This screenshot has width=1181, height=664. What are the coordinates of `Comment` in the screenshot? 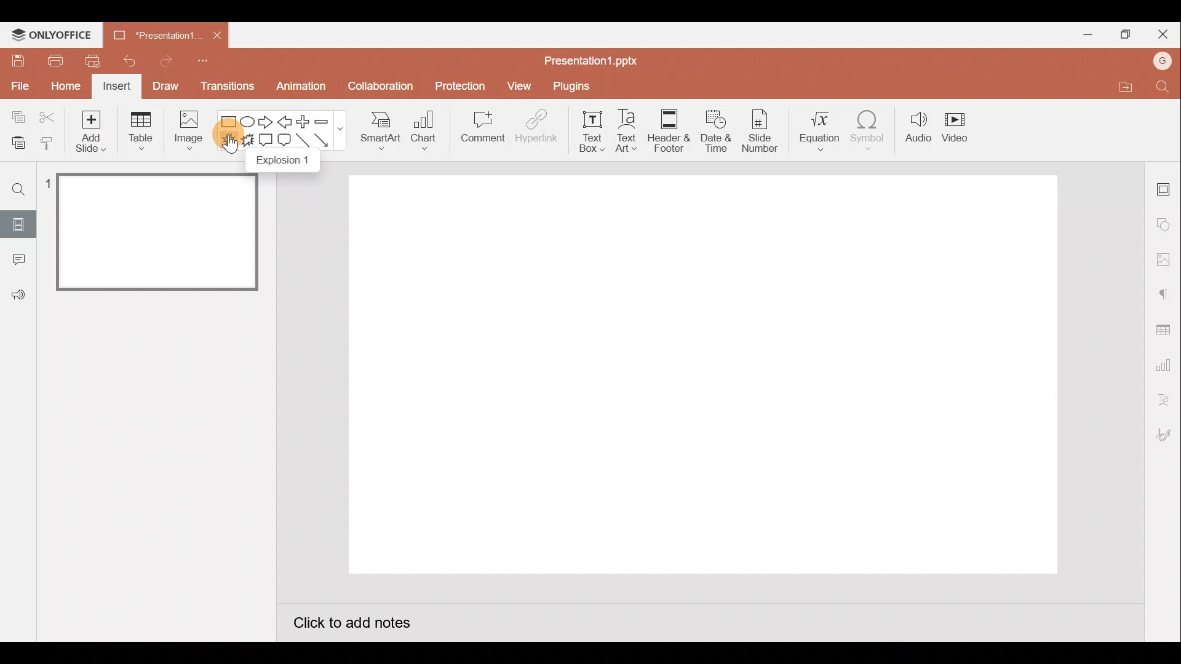 It's located at (480, 132).